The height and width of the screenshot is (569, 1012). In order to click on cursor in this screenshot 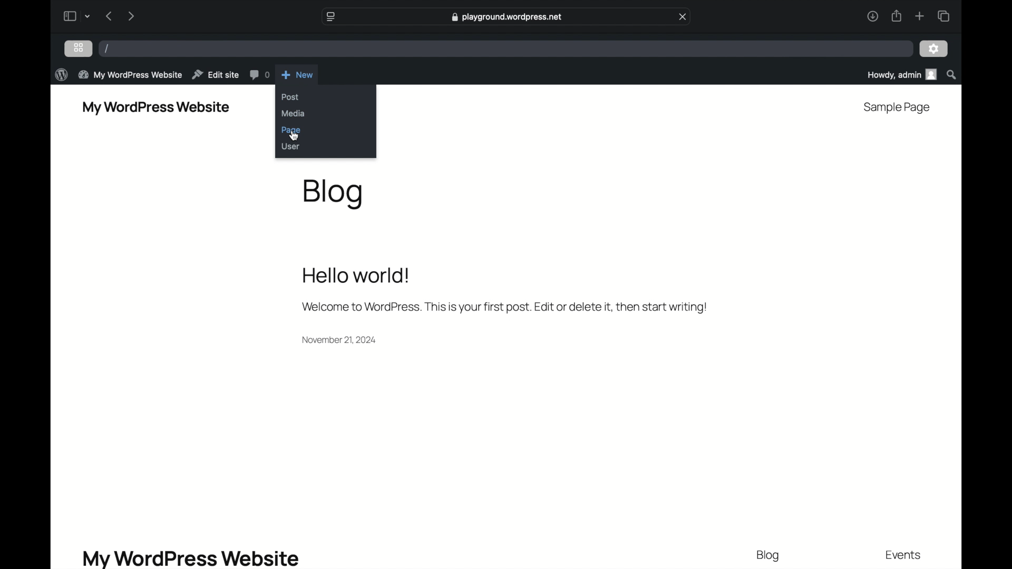, I will do `click(294, 135)`.